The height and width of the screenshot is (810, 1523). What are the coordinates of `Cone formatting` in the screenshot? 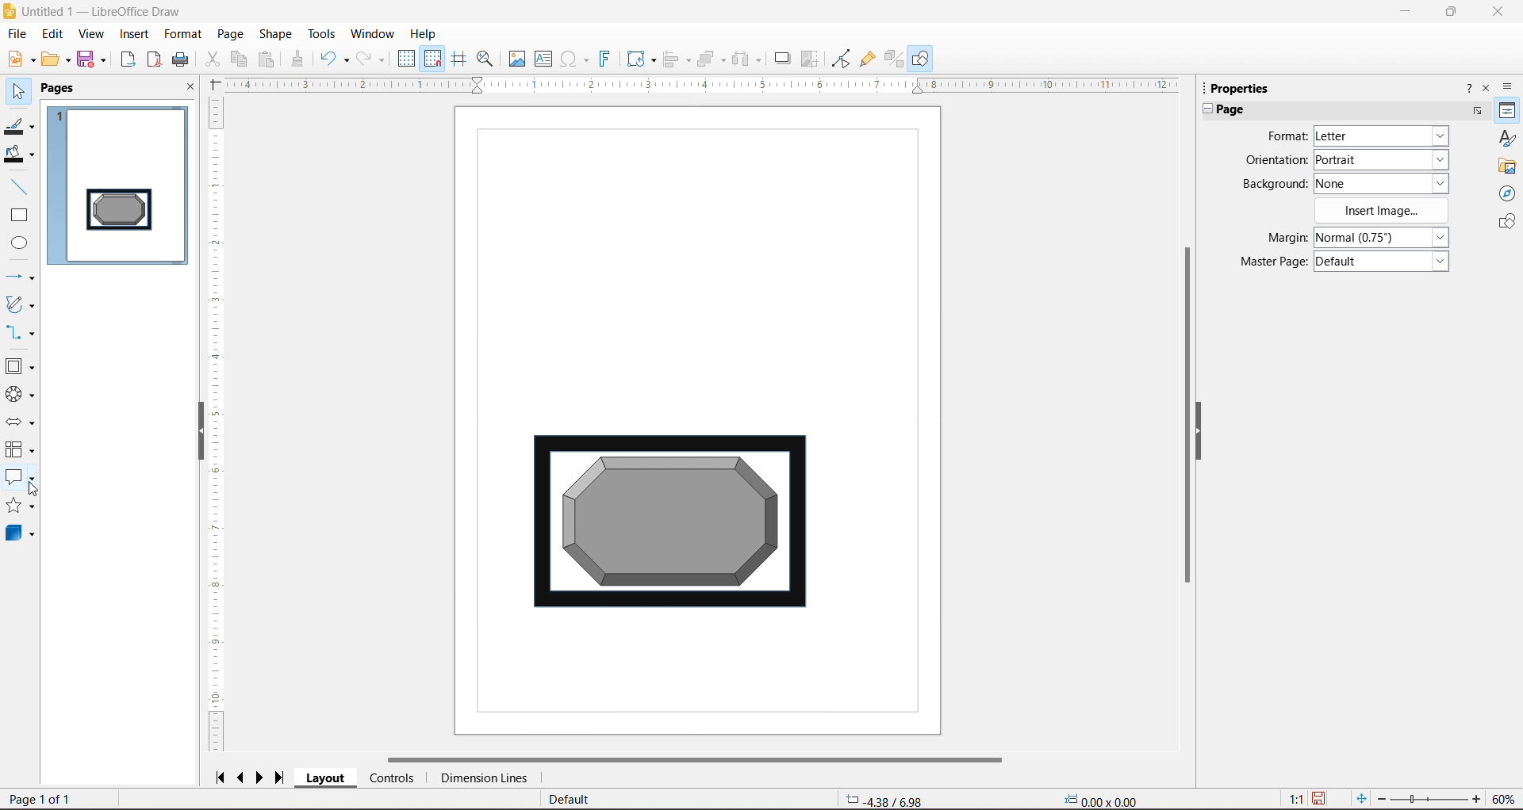 It's located at (297, 60).